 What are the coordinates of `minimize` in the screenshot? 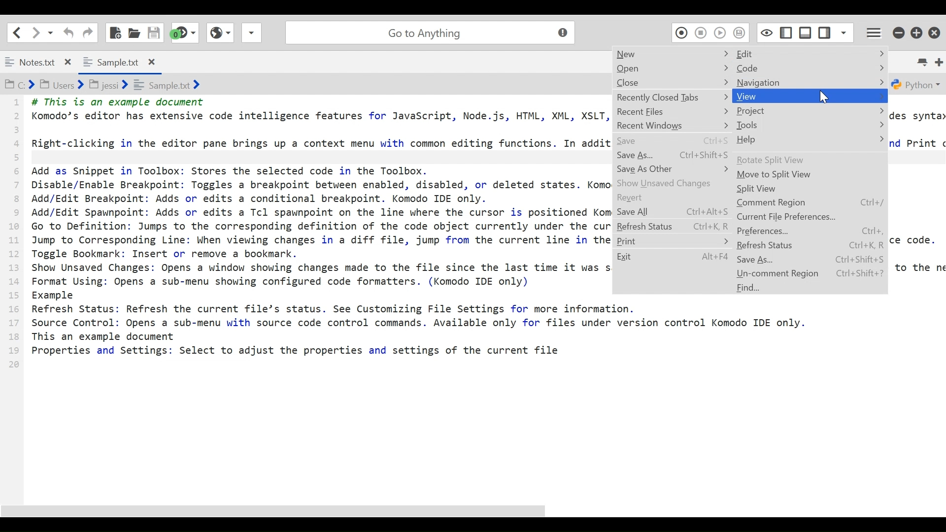 It's located at (899, 33).